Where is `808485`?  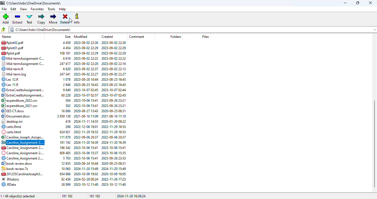 808485 is located at coordinates (65, 153).